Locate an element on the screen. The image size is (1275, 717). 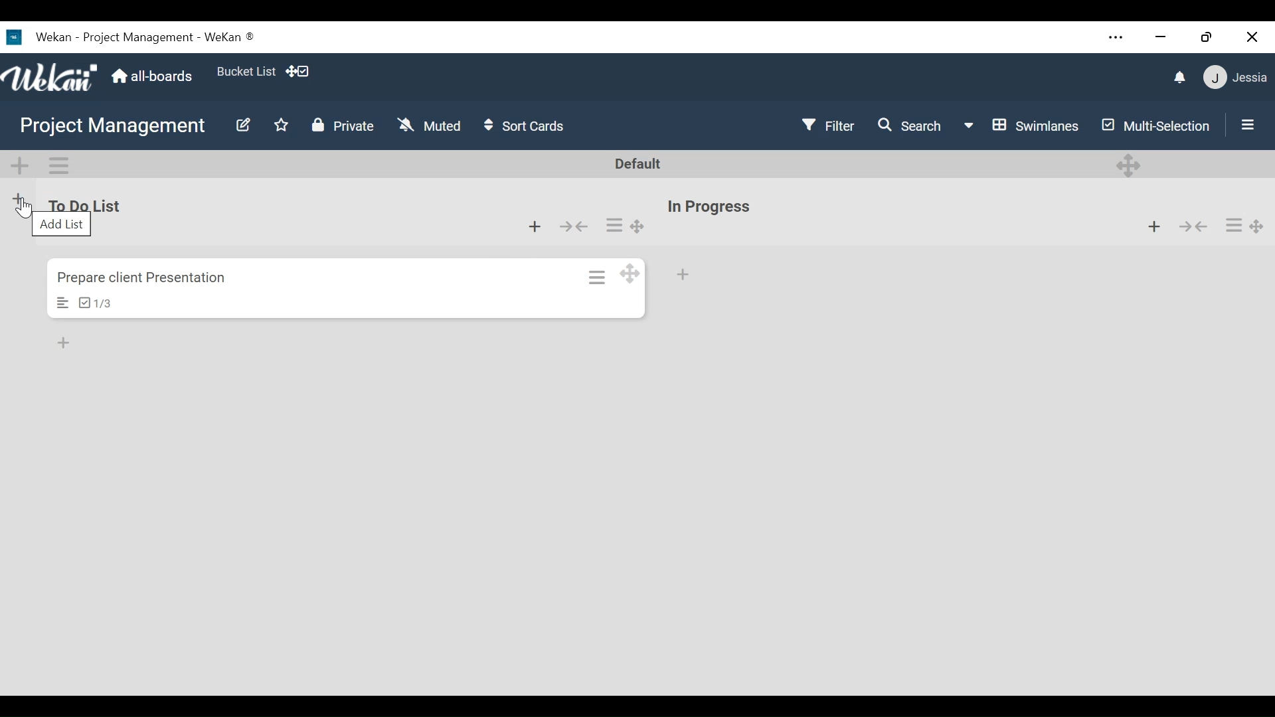
Collapse is located at coordinates (1195, 227).